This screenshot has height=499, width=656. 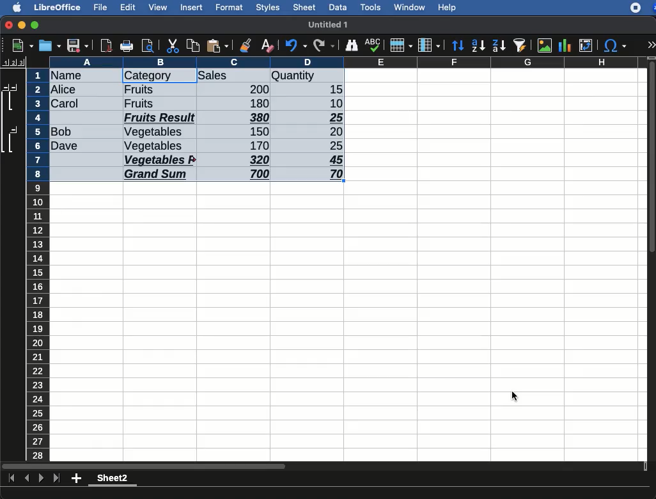 I want to click on libreoffice, so click(x=58, y=7).